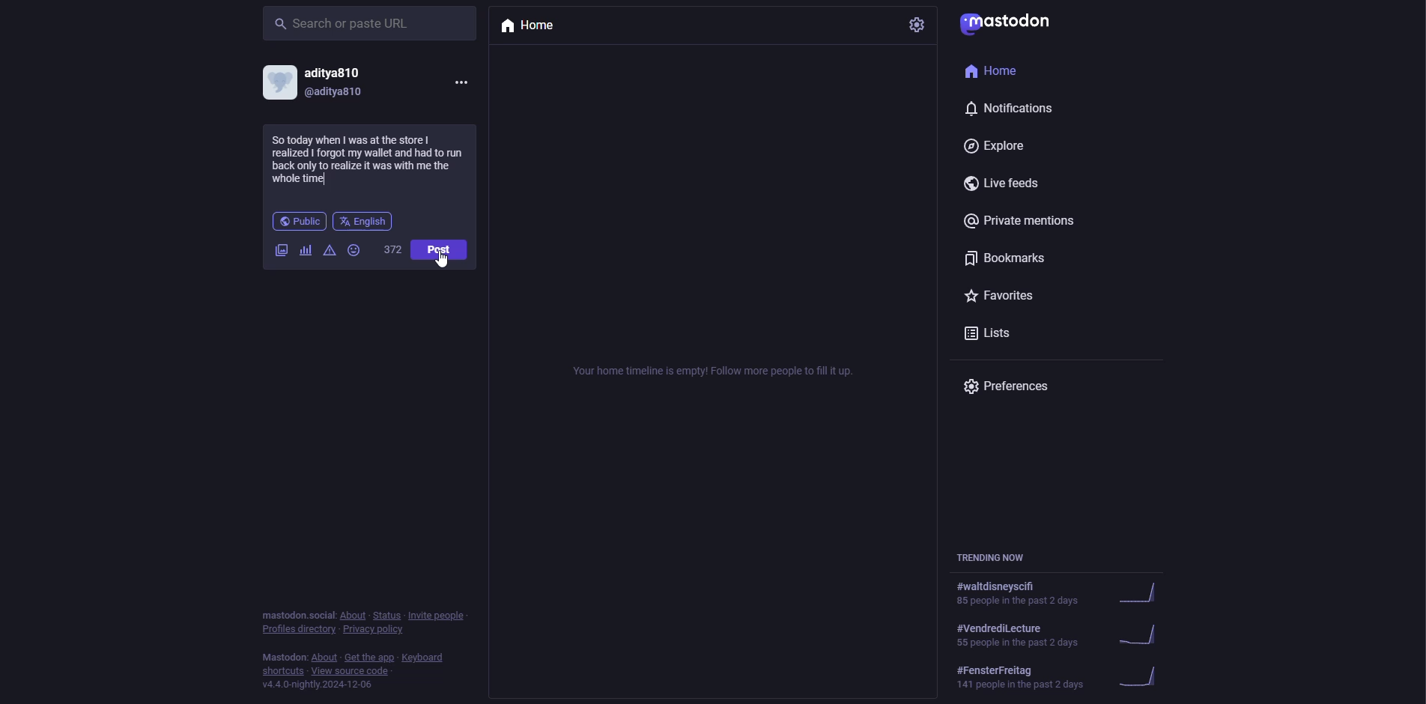 Image resolution: width=1426 pixels, height=704 pixels. I want to click on empty, so click(720, 368).